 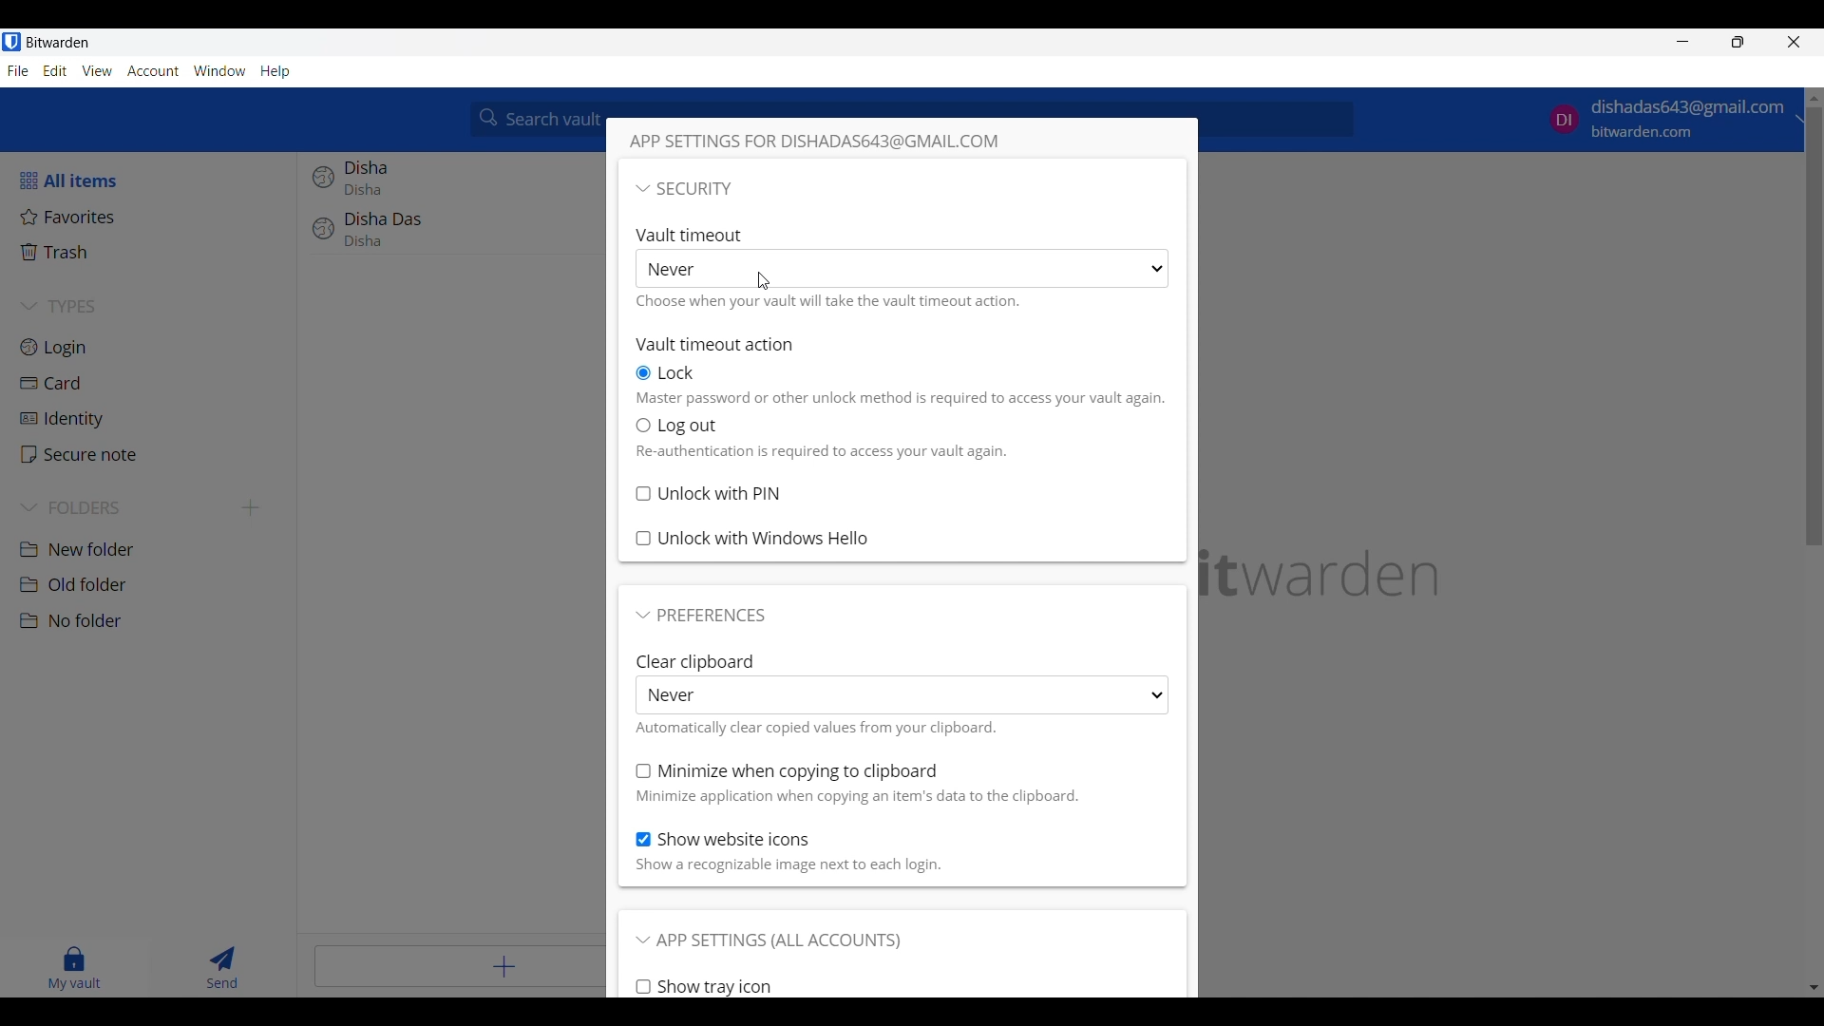 I want to click on Collapse Folders, so click(x=125, y=508).